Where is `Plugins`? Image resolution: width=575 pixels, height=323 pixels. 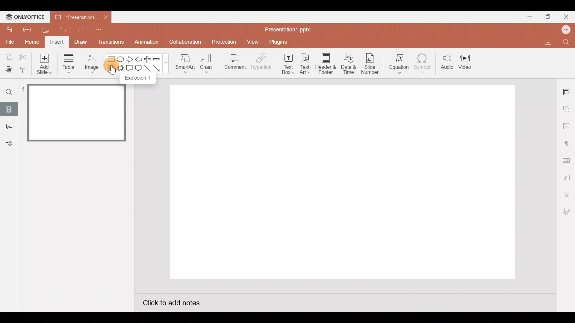
Plugins is located at coordinates (278, 41).